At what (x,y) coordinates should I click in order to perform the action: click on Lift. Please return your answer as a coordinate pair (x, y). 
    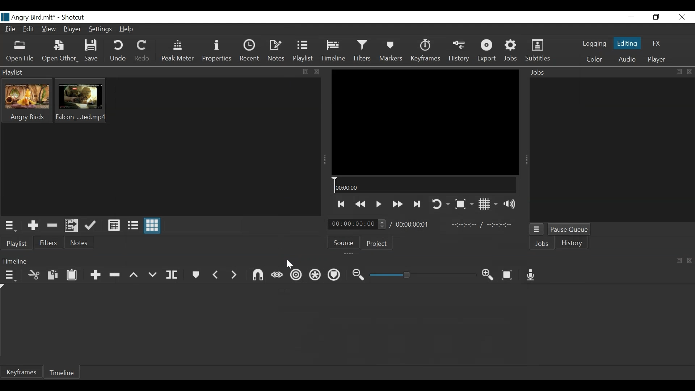
    Looking at the image, I should click on (134, 276).